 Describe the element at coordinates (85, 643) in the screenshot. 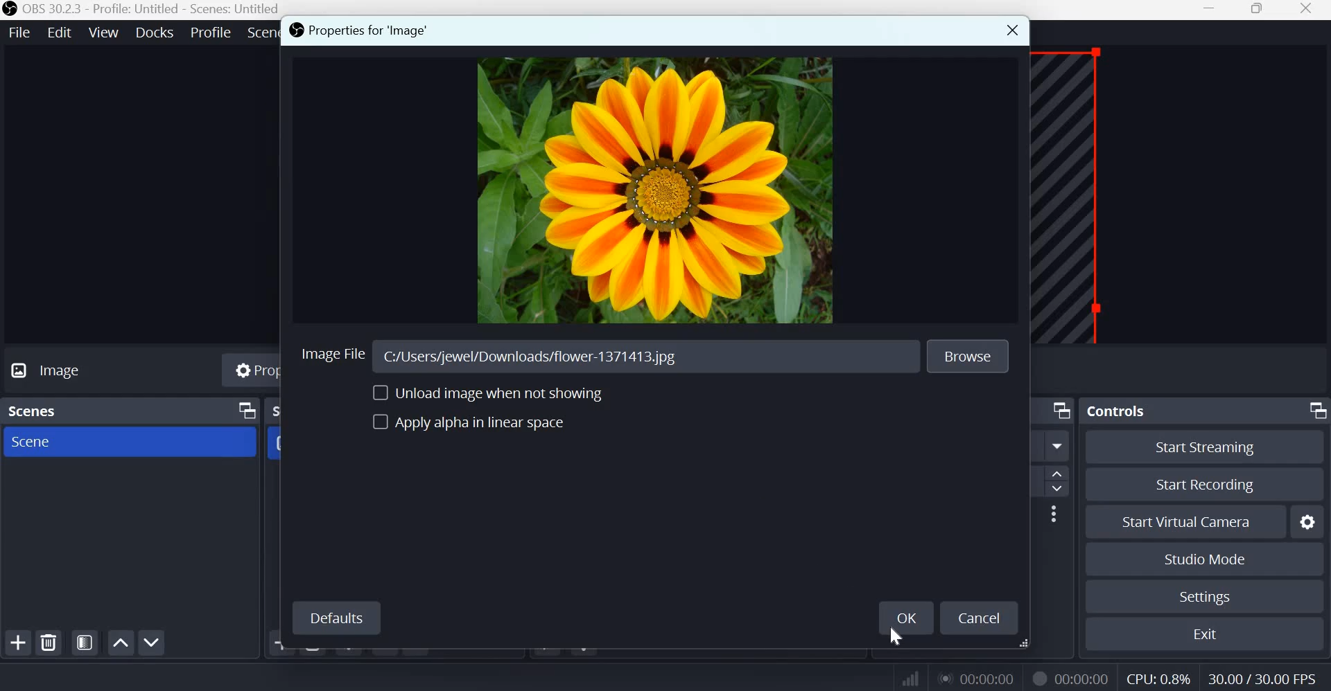

I see `Open scene filters` at that location.